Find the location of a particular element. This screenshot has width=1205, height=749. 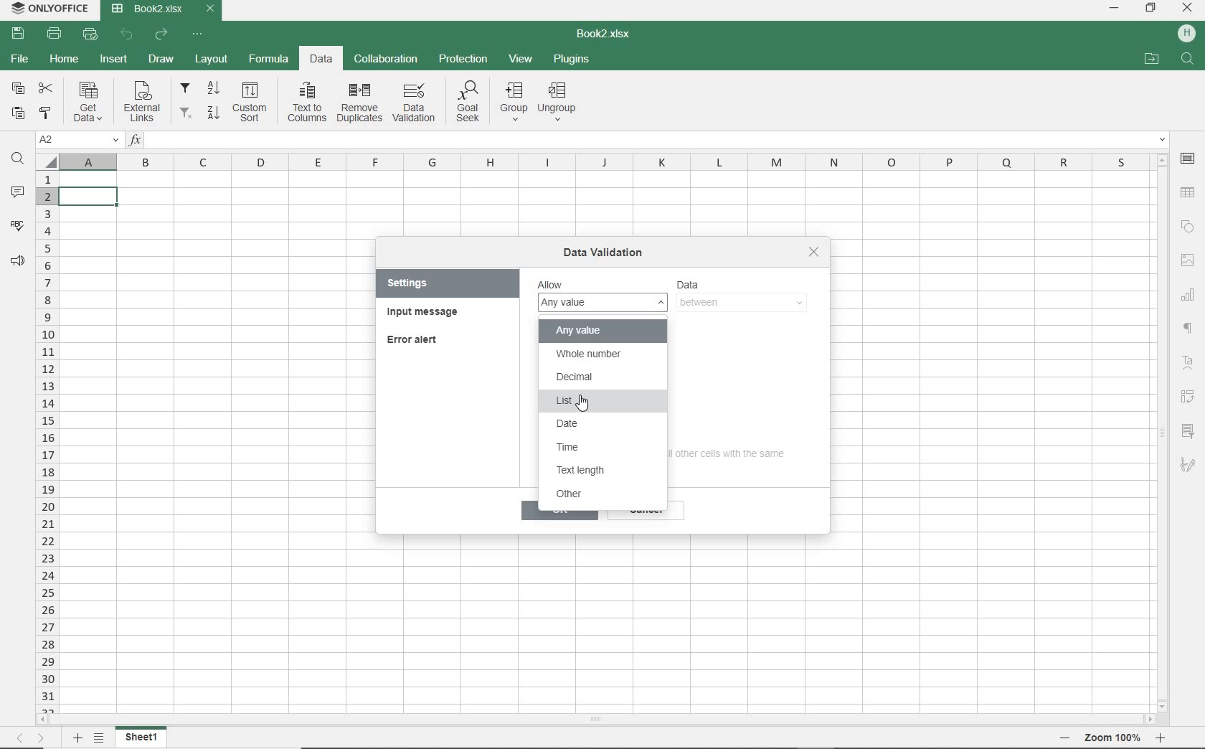

COLUMNS is located at coordinates (605, 161).